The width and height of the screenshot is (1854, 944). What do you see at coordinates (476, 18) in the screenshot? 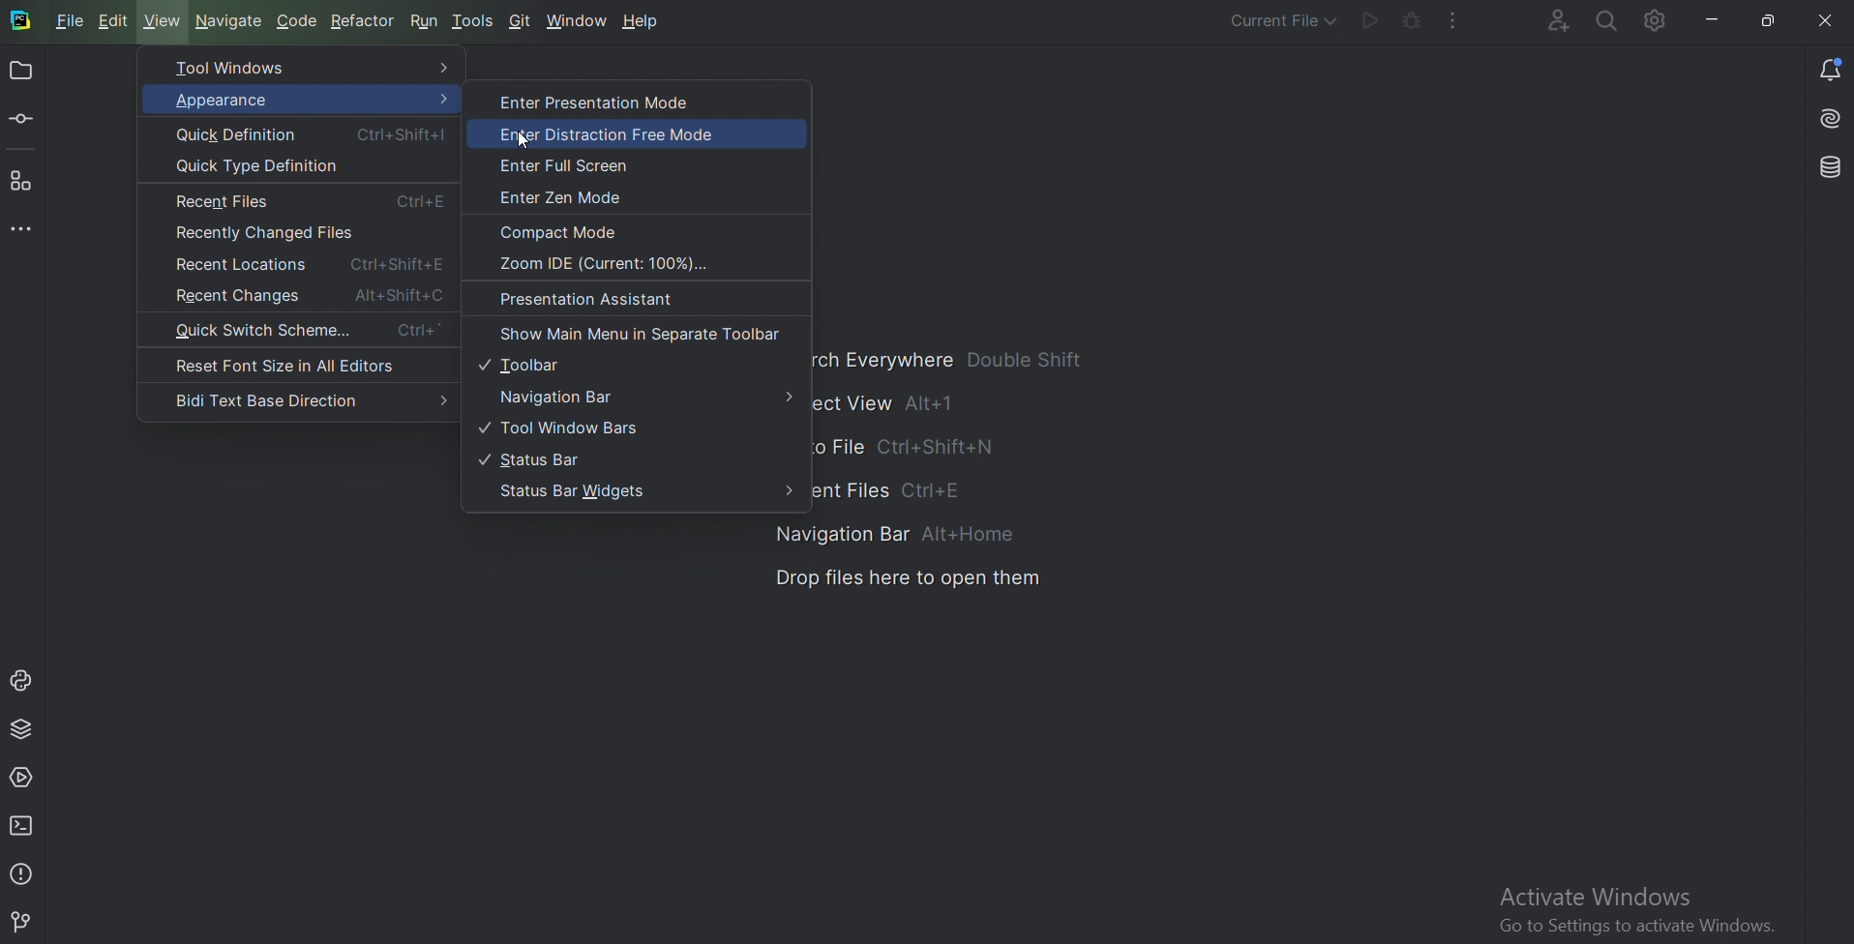
I see `Tools` at bounding box center [476, 18].